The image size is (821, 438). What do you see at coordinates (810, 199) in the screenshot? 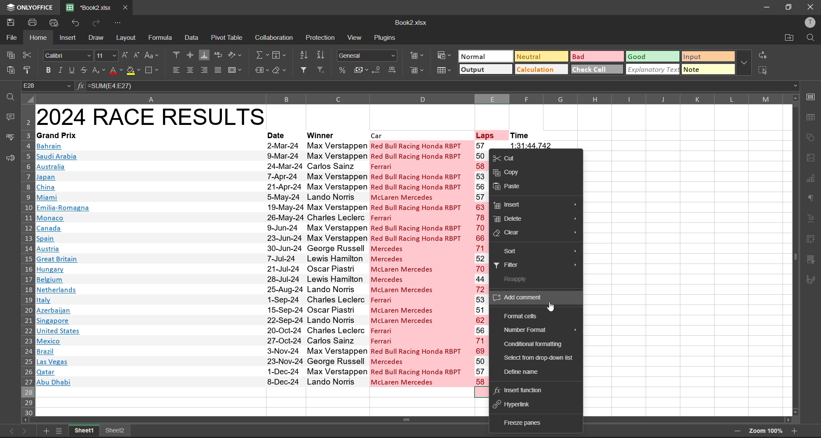
I see `paragraph ` at bounding box center [810, 199].